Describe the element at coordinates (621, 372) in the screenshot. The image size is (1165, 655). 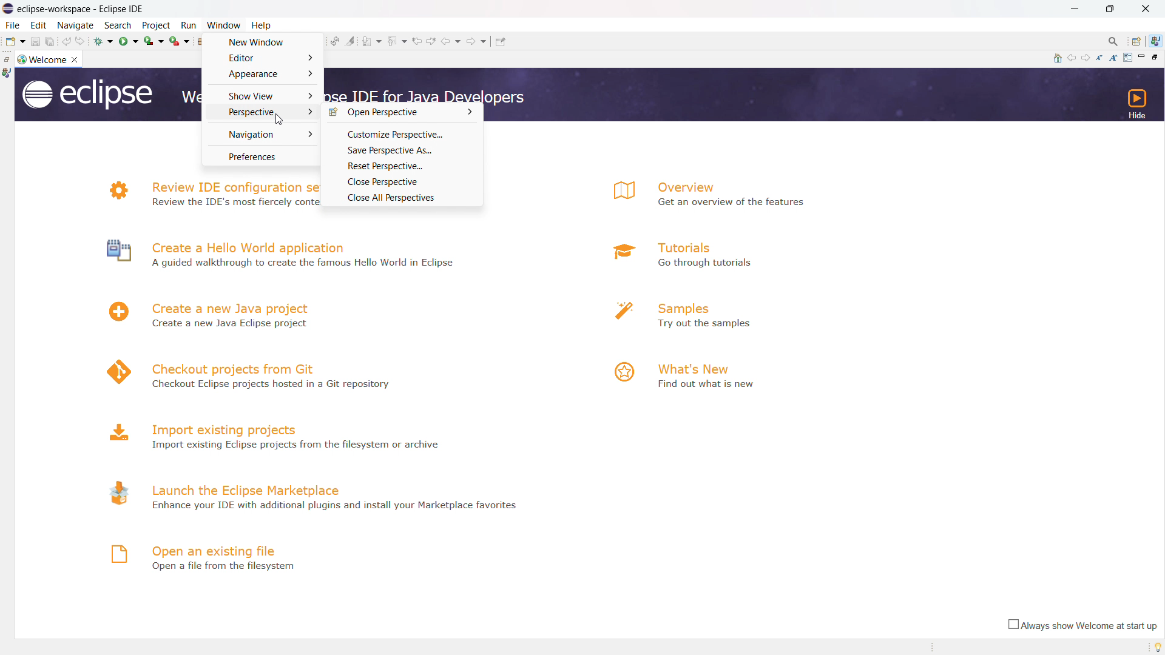
I see `logo` at that location.